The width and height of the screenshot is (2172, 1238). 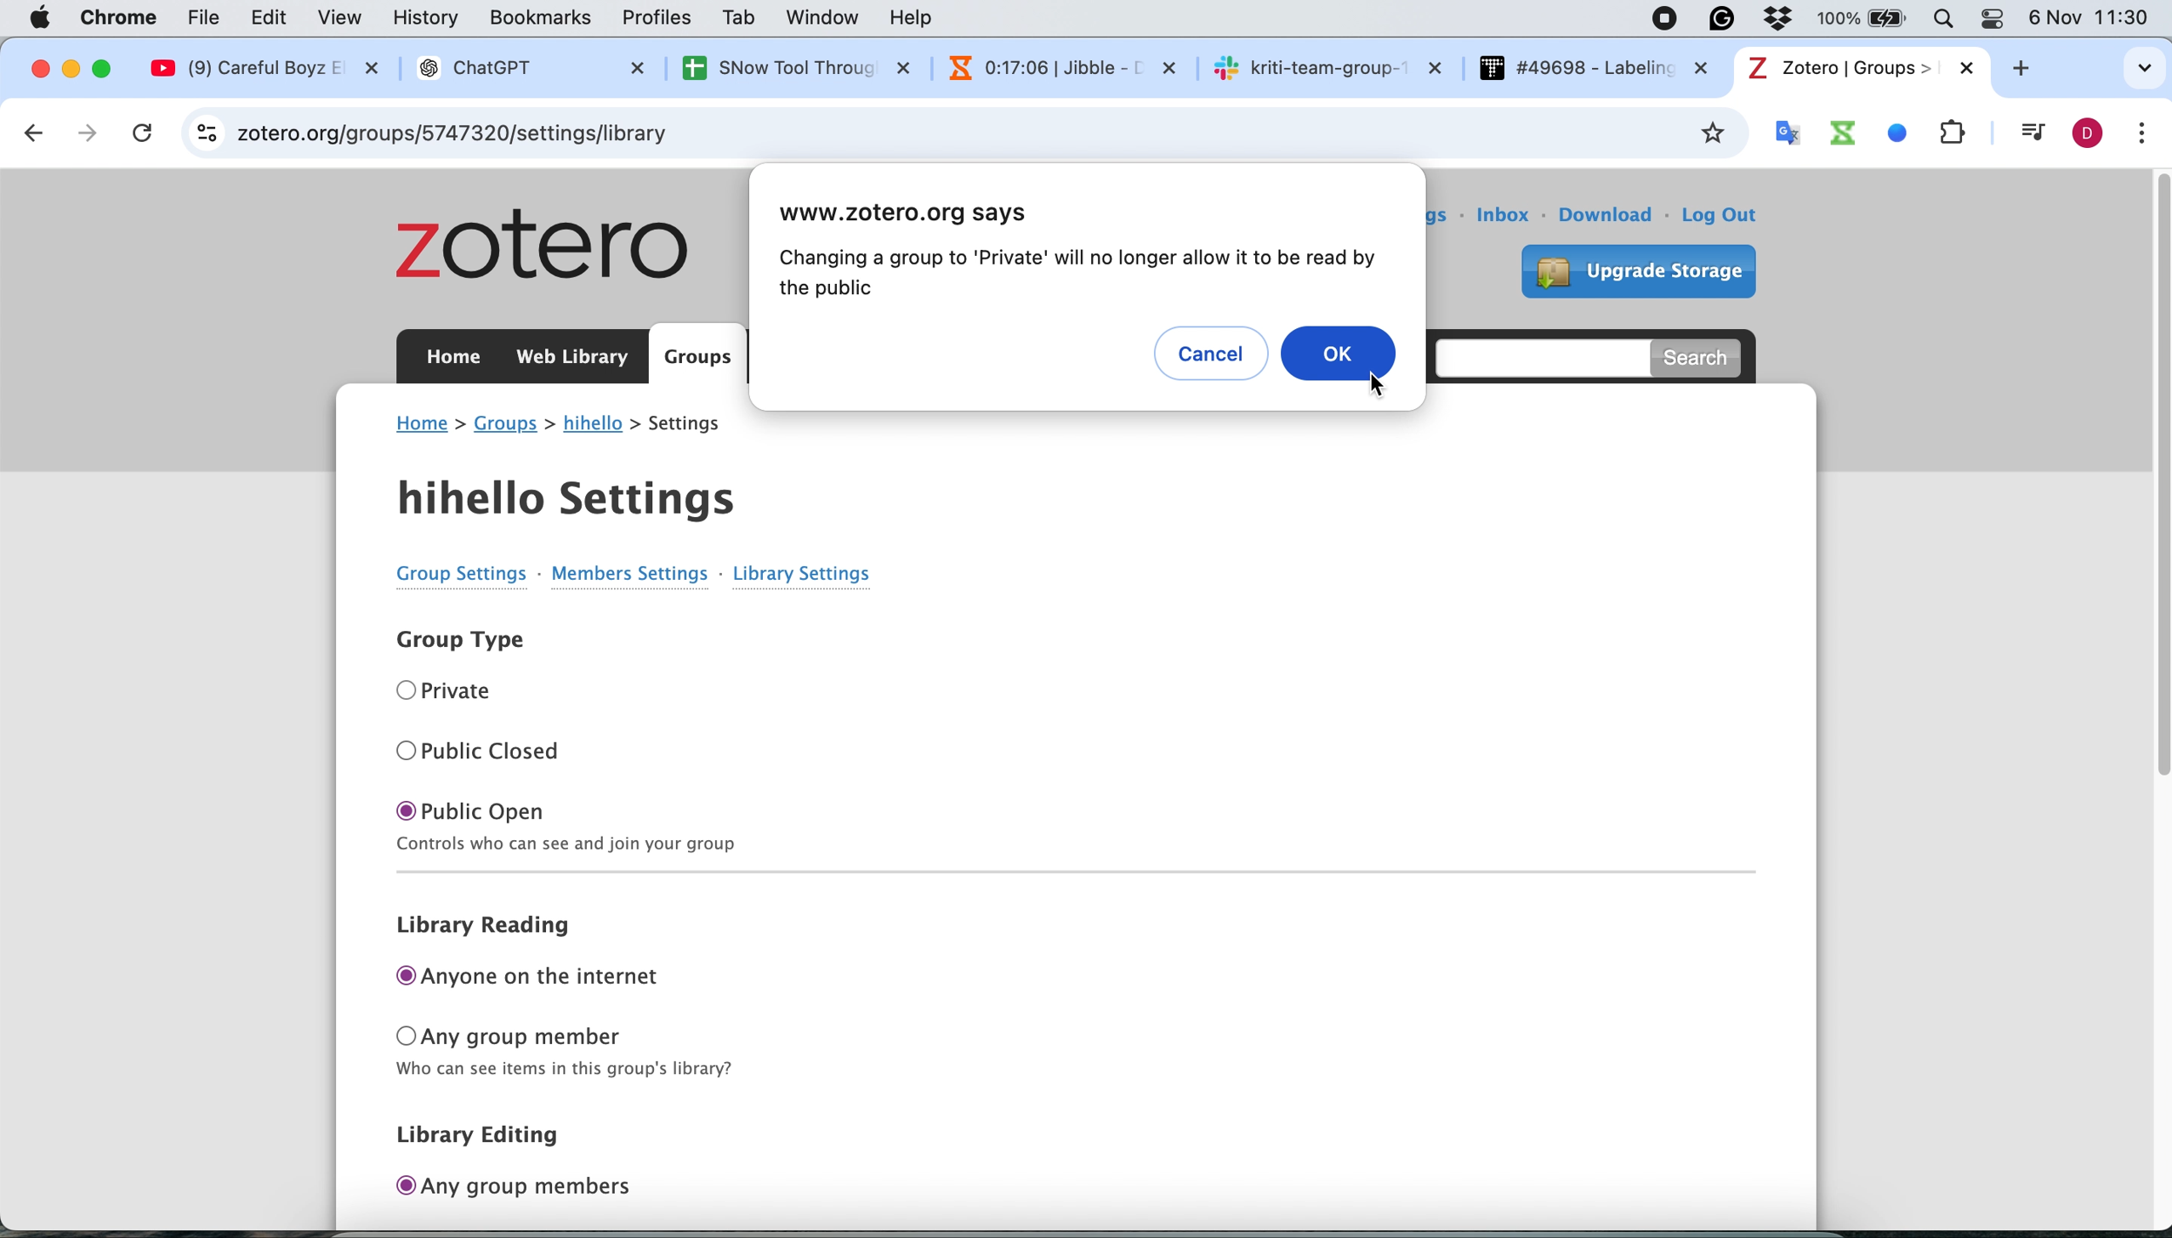 What do you see at coordinates (452, 361) in the screenshot?
I see `home` at bounding box center [452, 361].